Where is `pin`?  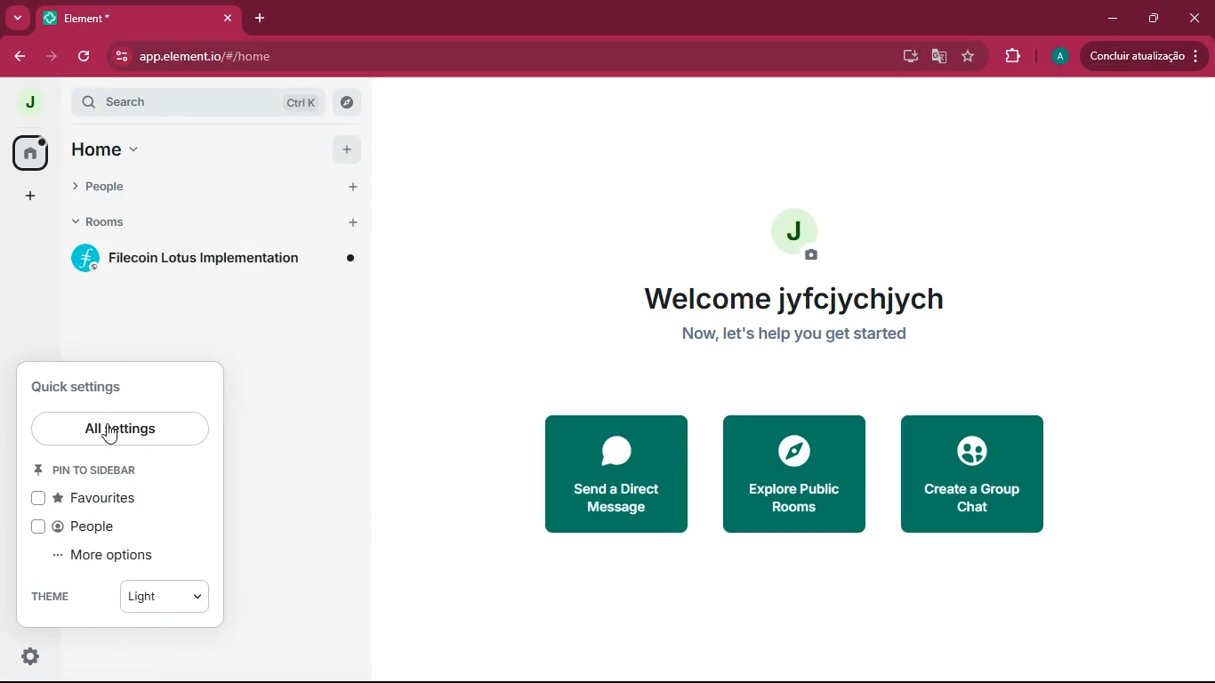
pin is located at coordinates (99, 470).